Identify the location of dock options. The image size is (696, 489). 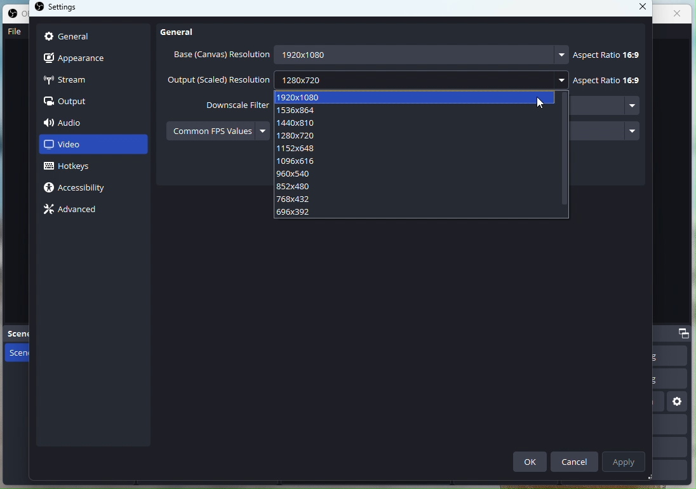
(685, 333).